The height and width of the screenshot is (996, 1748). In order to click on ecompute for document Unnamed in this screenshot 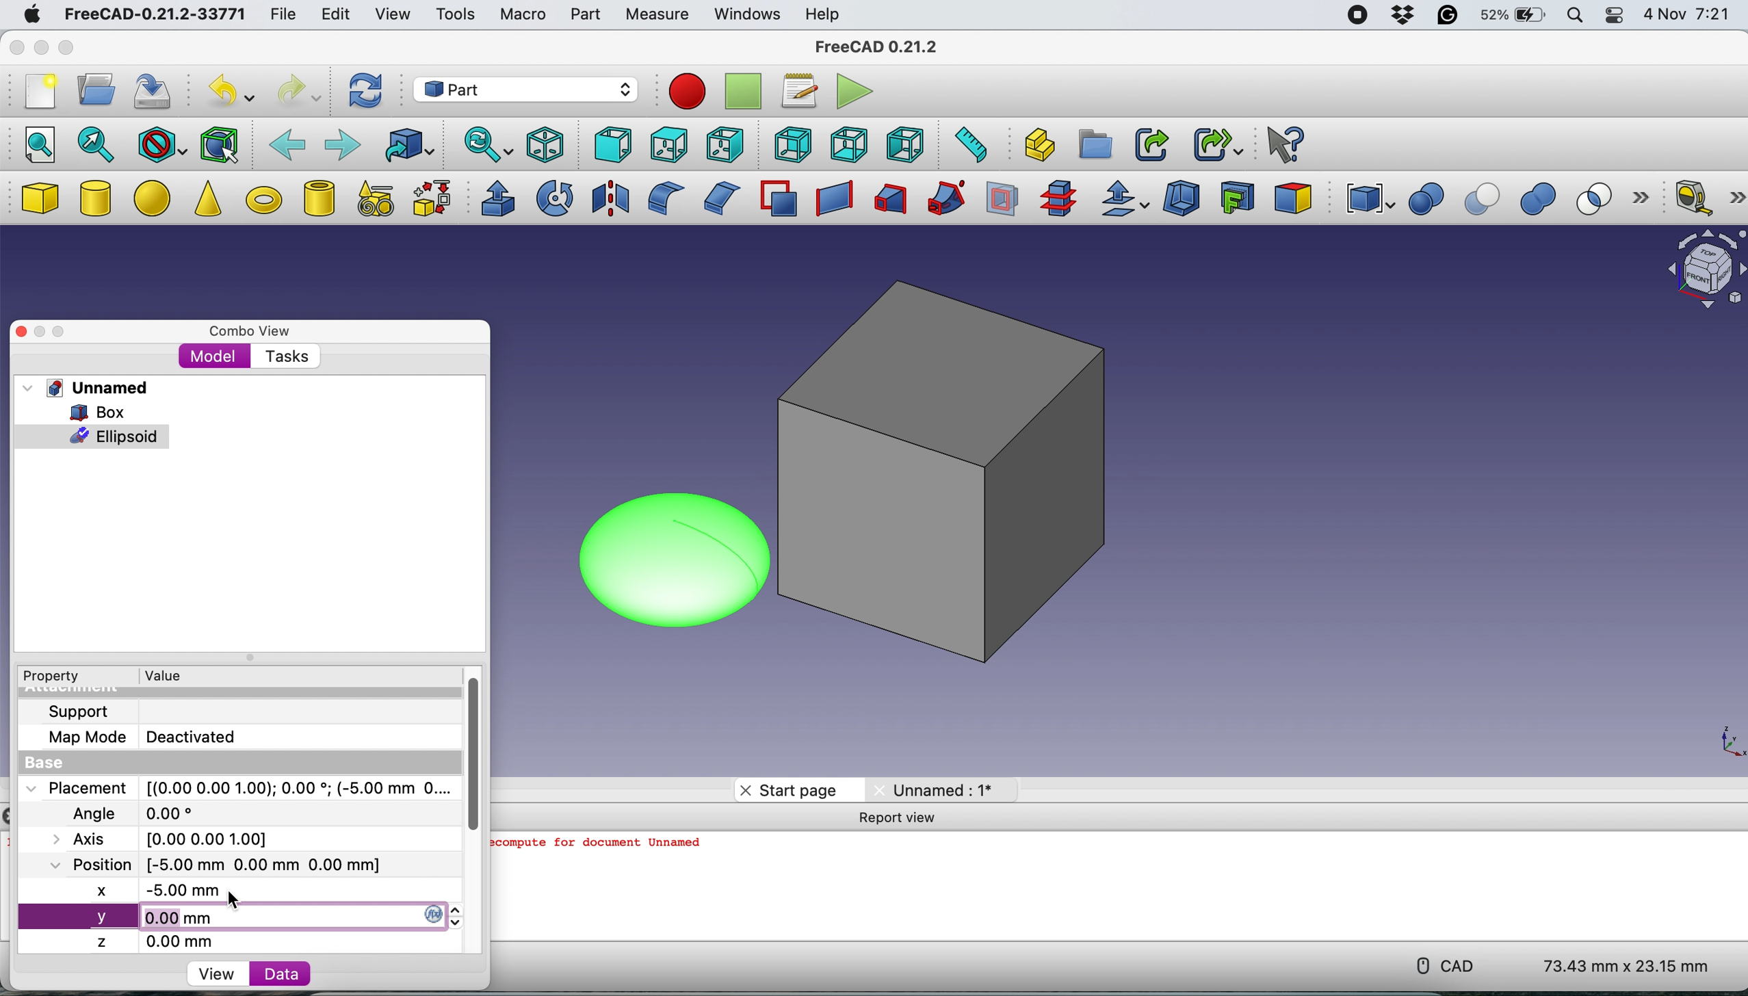, I will do `click(601, 847)`.